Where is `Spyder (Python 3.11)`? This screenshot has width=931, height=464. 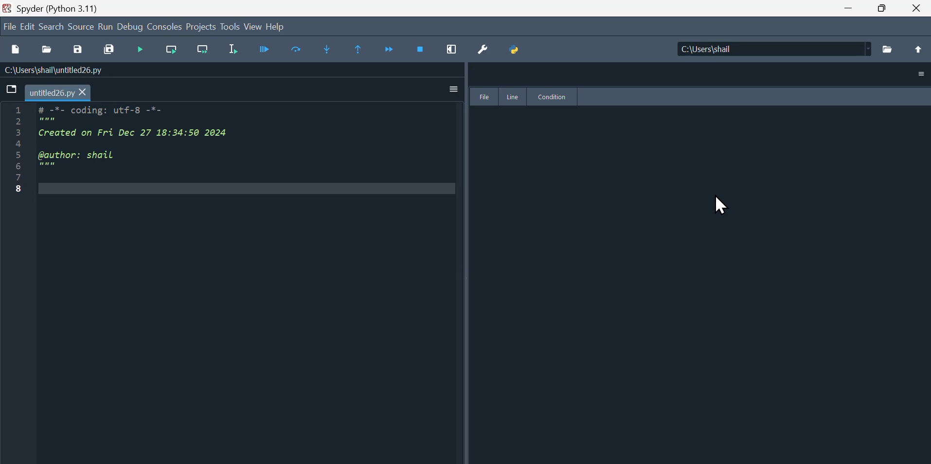 Spyder (Python 3.11) is located at coordinates (57, 8).